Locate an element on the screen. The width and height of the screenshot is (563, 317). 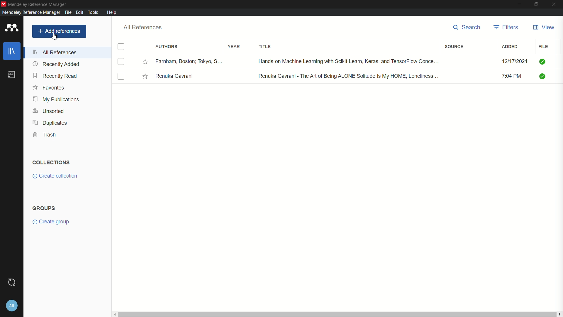
file is located at coordinates (543, 46).